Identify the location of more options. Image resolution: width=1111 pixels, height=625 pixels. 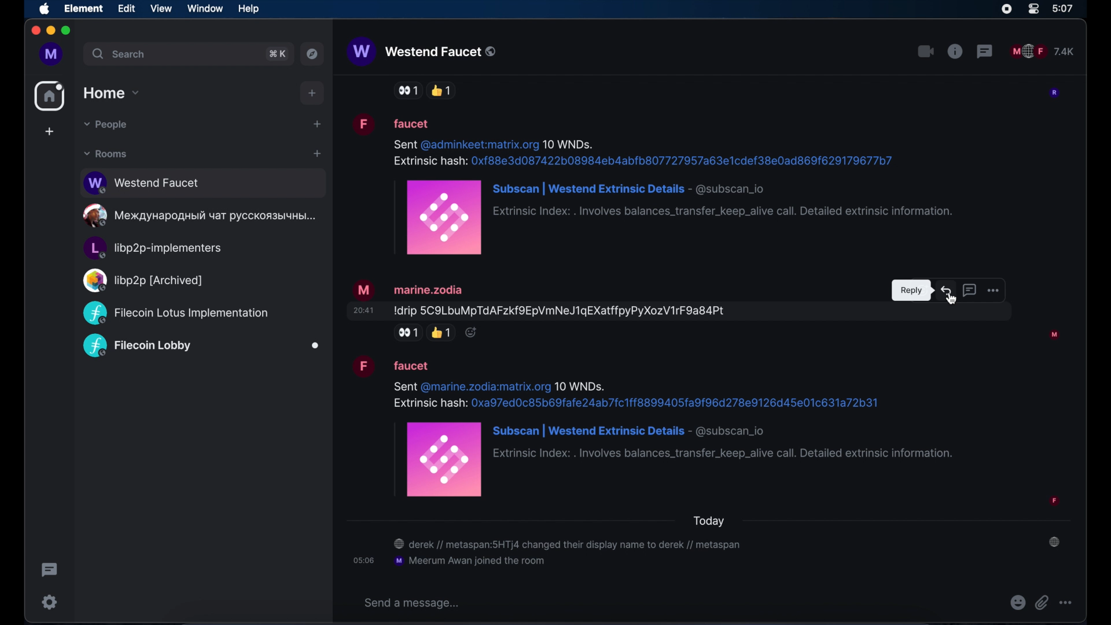
(994, 290).